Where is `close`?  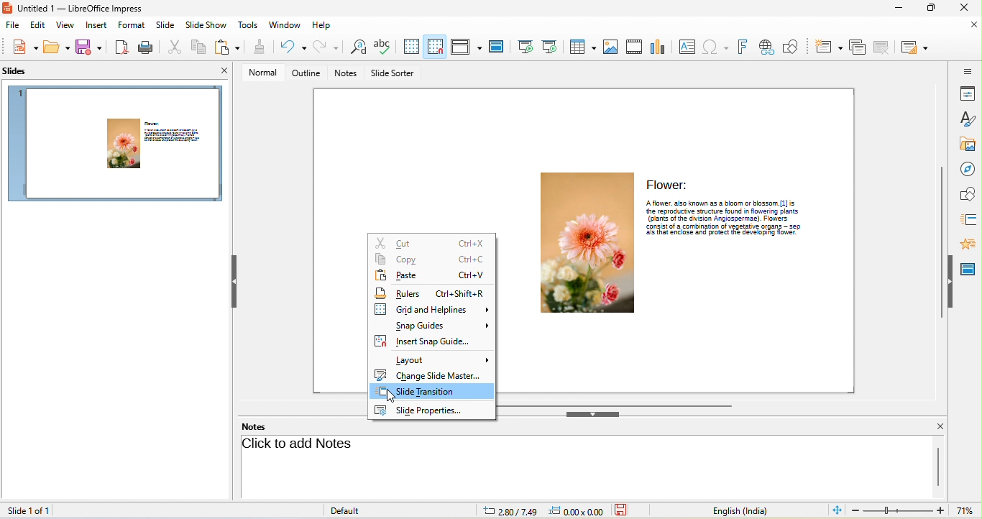 close is located at coordinates (935, 427).